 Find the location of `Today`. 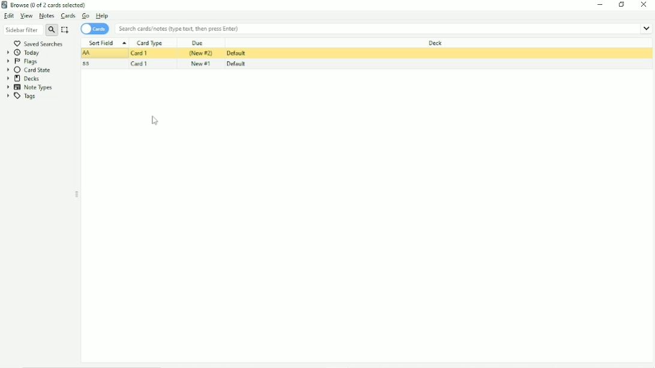

Today is located at coordinates (23, 53).